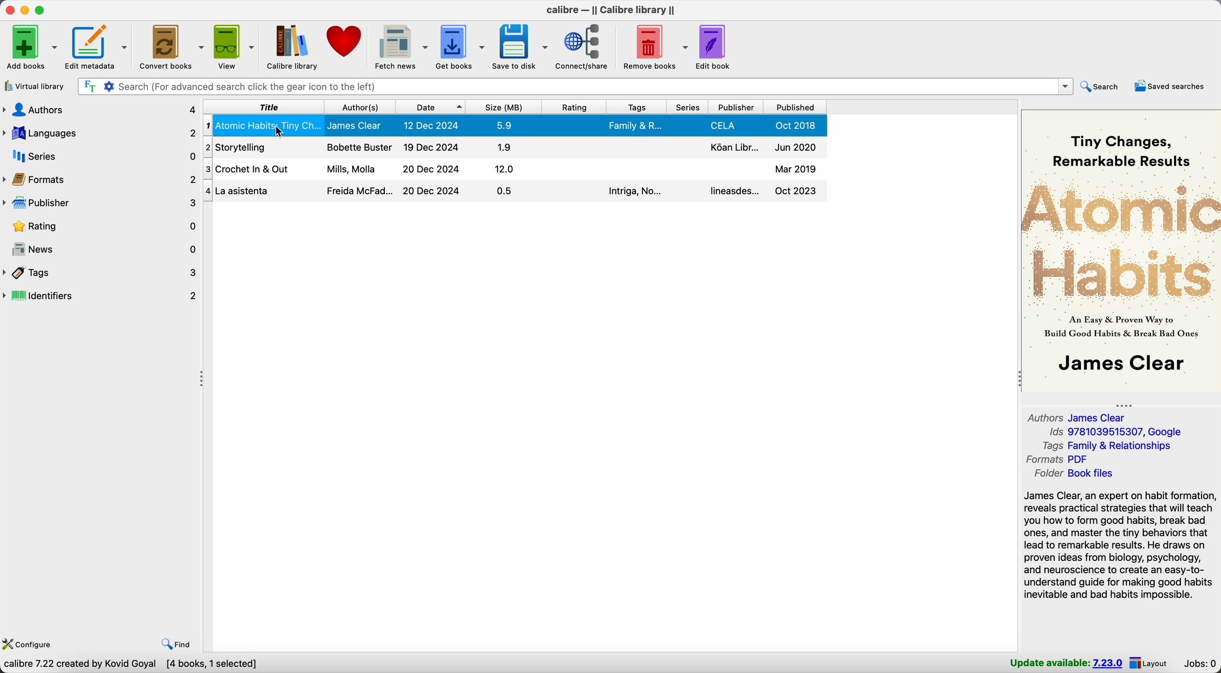 The height and width of the screenshot is (673, 1221). What do you see at coordinates (25, 11) in the screenshot?
I see `minimize calibre` at bounding box center [25, 11].